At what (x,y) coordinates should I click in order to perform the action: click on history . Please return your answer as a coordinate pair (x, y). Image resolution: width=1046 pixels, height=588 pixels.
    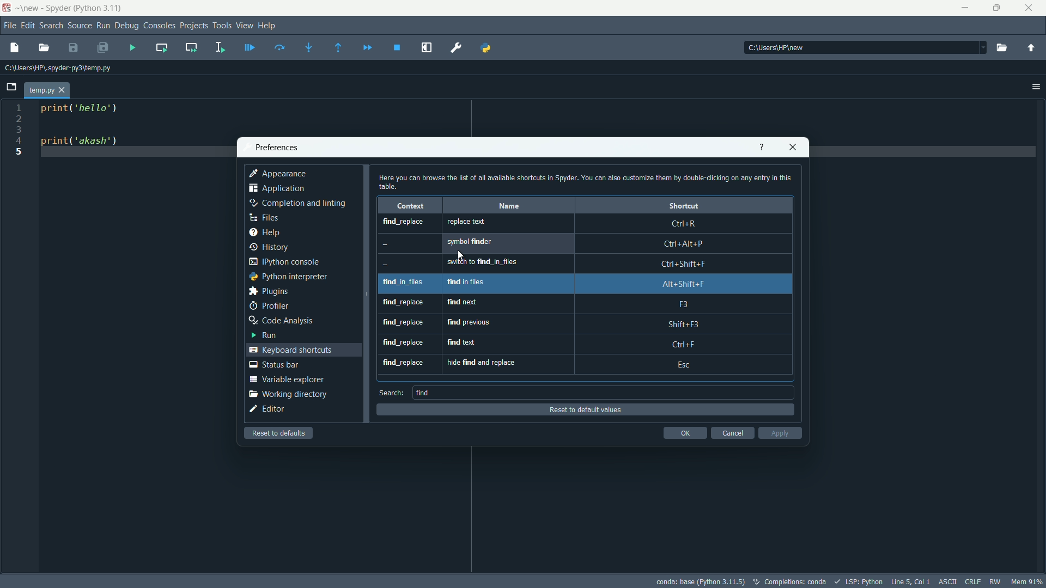
    Looking at the image, I should click on (269, 248).